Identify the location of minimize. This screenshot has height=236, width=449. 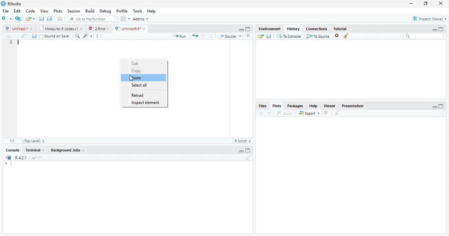
(411, 4).